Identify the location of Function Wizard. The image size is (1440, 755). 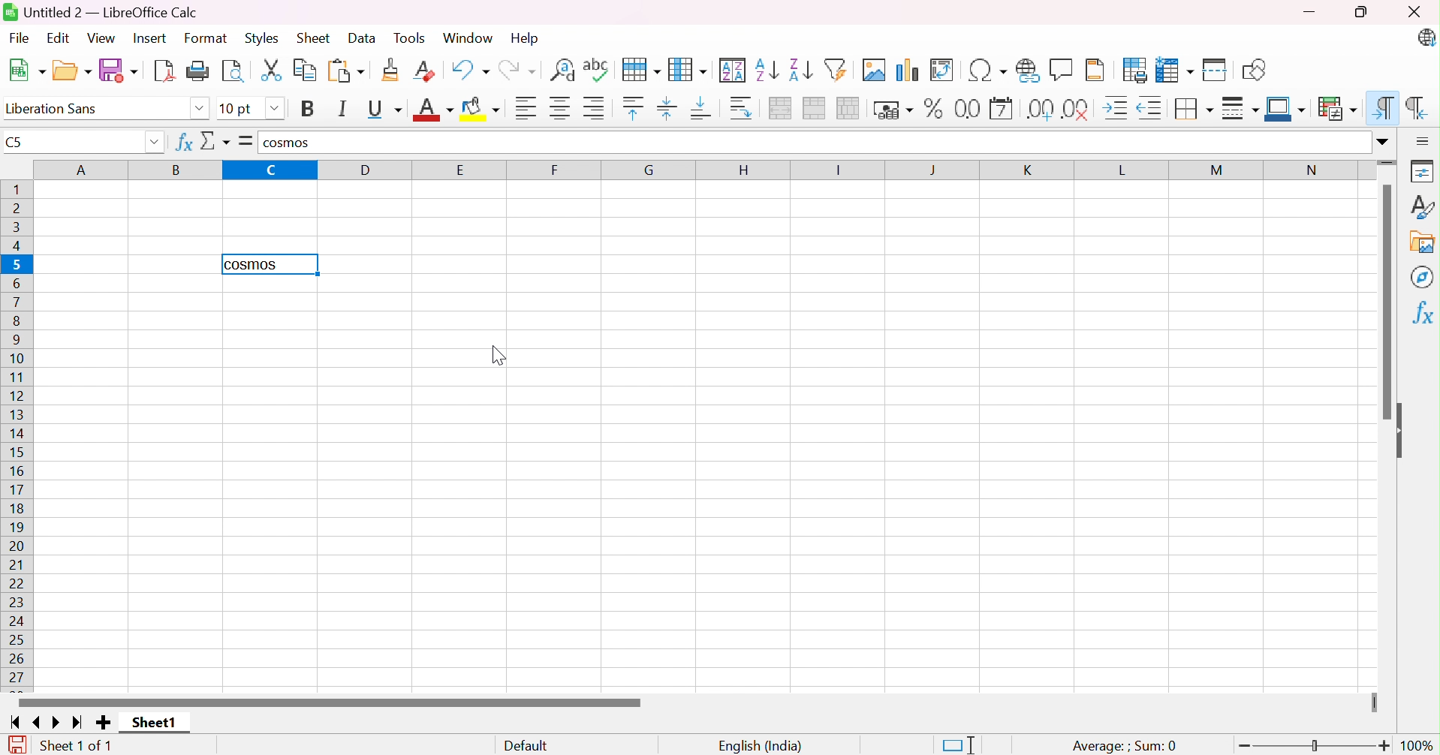
(182, 141).